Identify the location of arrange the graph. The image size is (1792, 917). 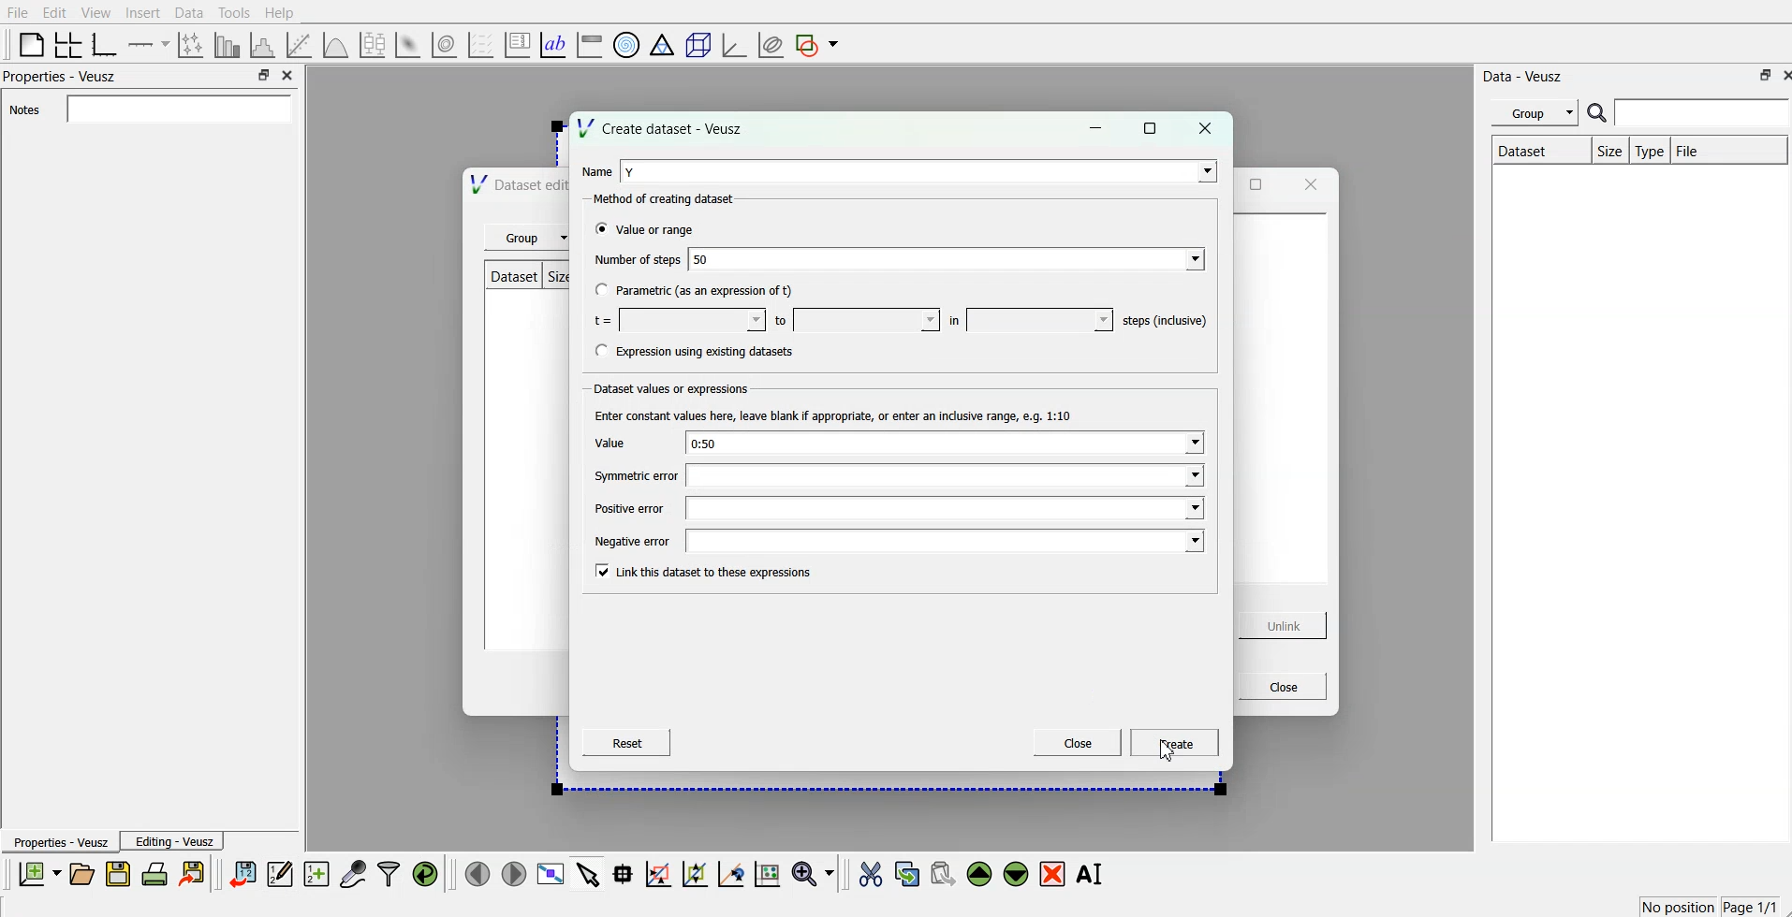
(69, 43).